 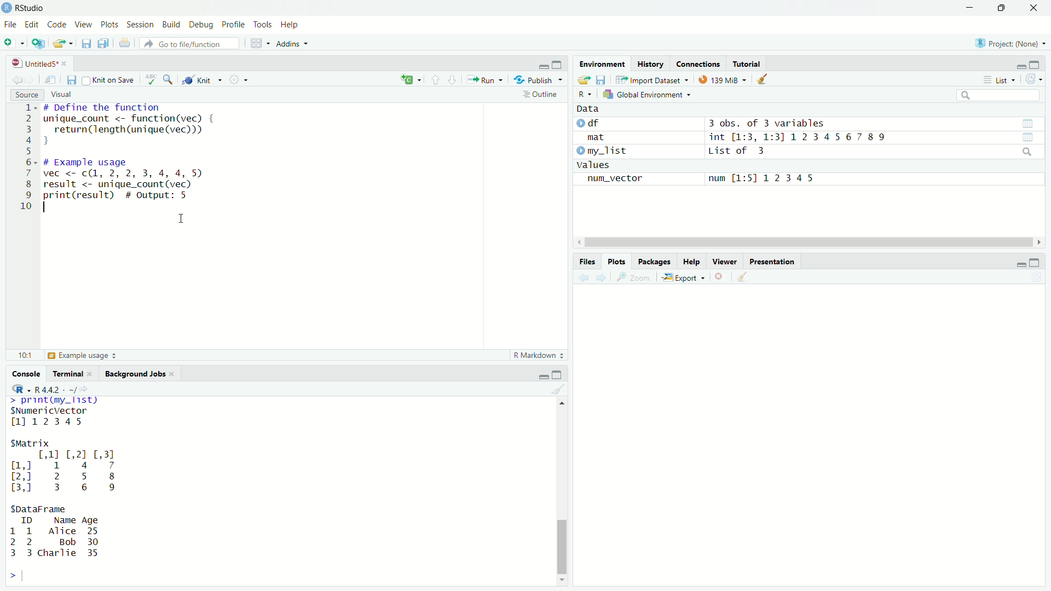 What do you see at coordinates (33, 26) in the screenshot?
I see `Edit` at bounding box center [33, 26].